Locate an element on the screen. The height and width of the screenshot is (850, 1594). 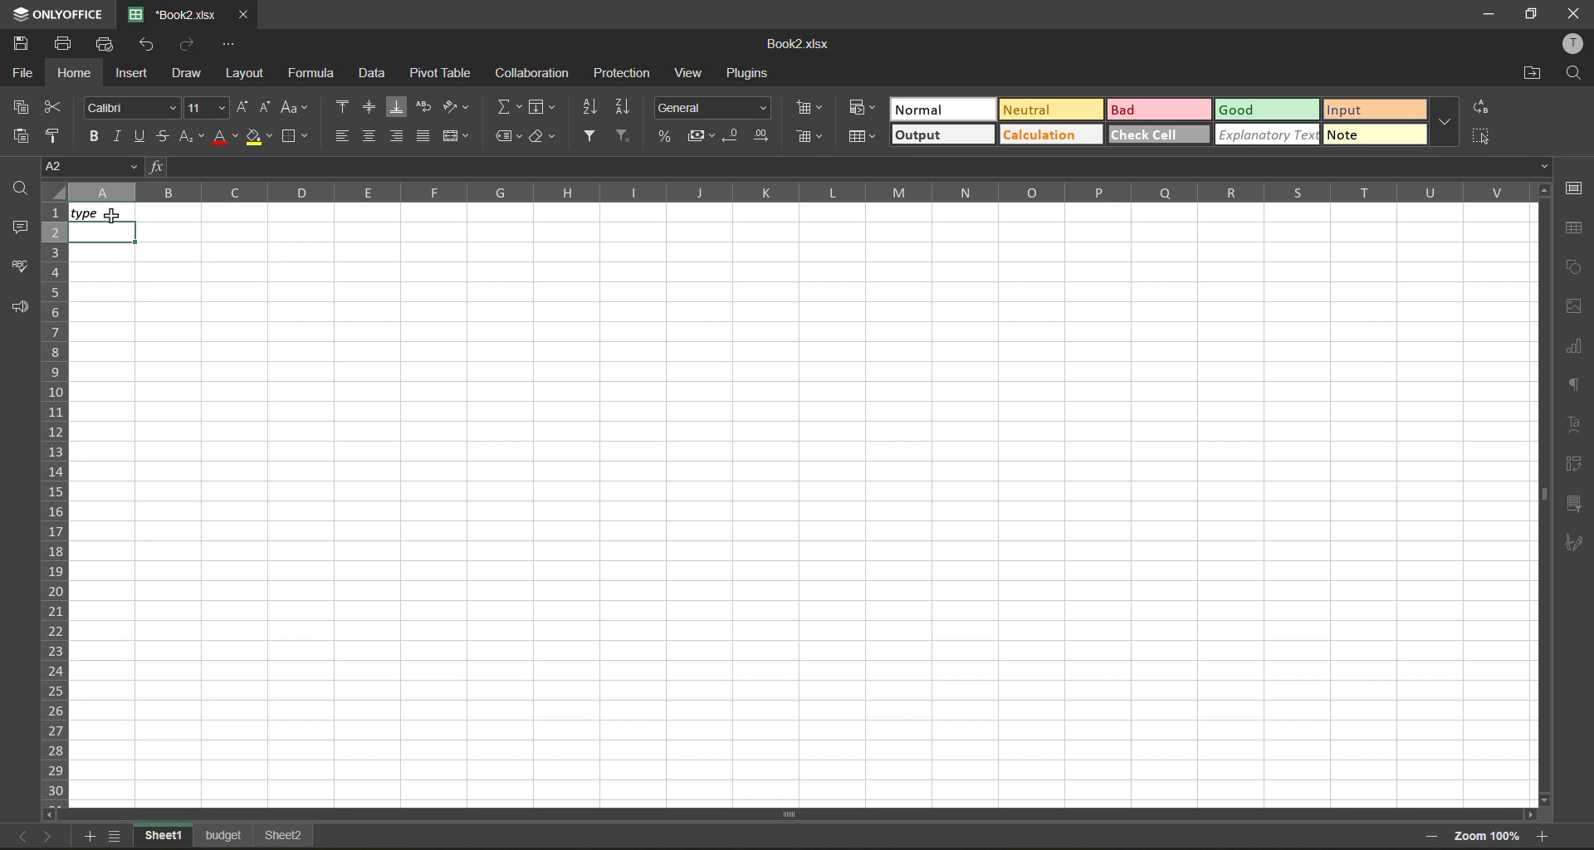
percent is located at coordinates (665, 138).